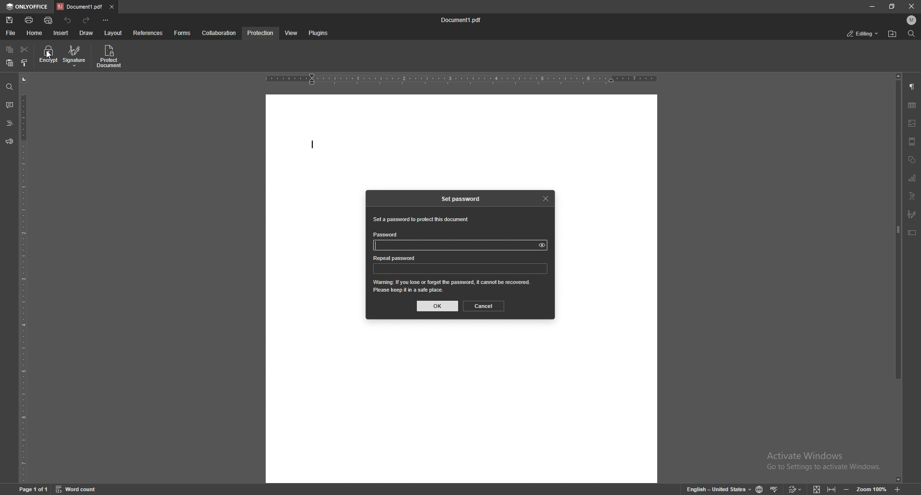 This screenshot has height=495, width=921. I want to click on find, so click(910, 34).